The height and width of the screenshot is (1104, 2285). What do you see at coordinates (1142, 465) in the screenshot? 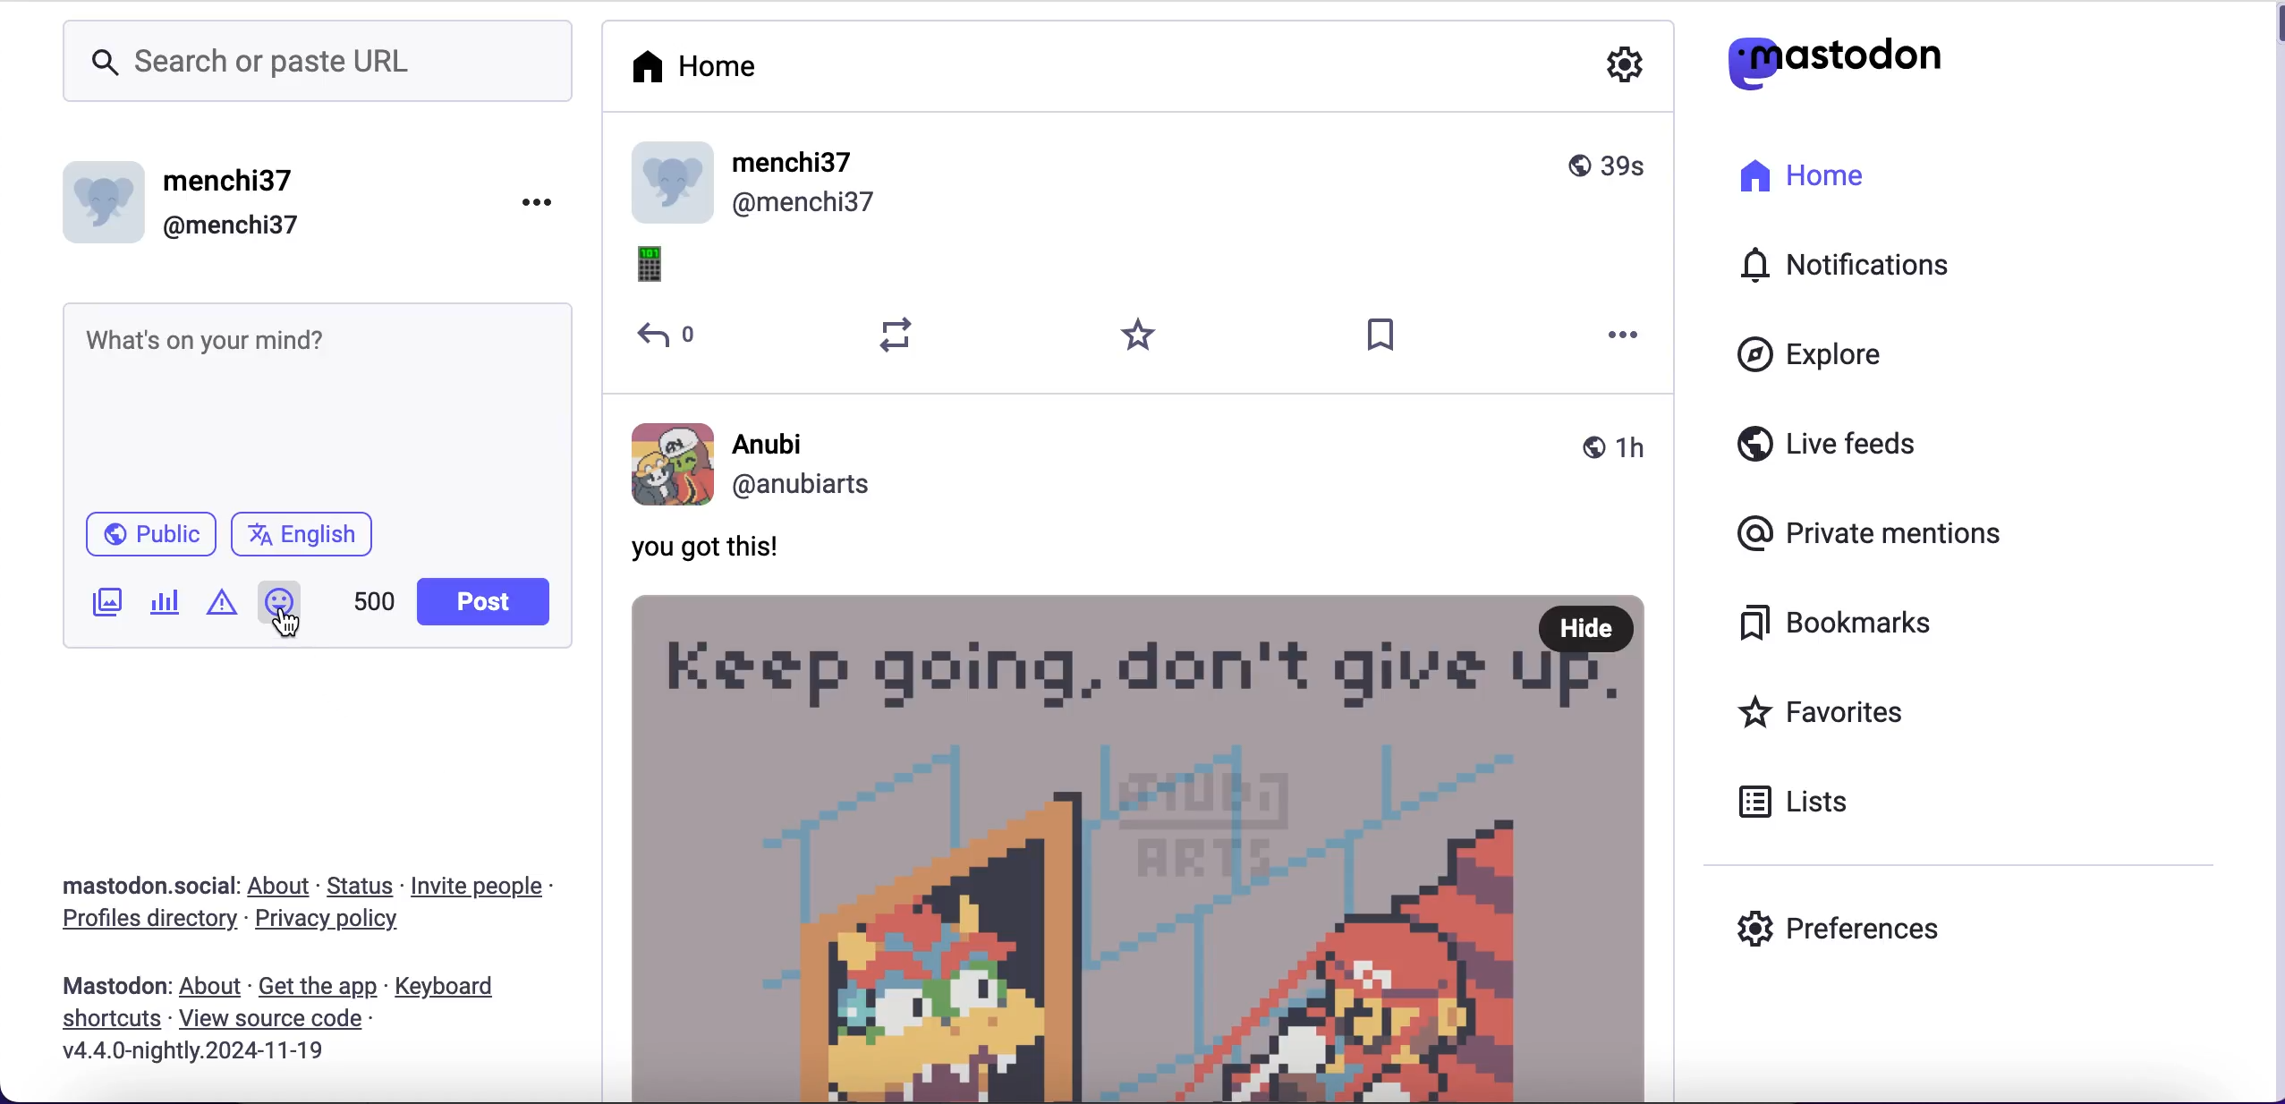
I see `Anubi @anubiarts` at bounding box center [1142, 465].